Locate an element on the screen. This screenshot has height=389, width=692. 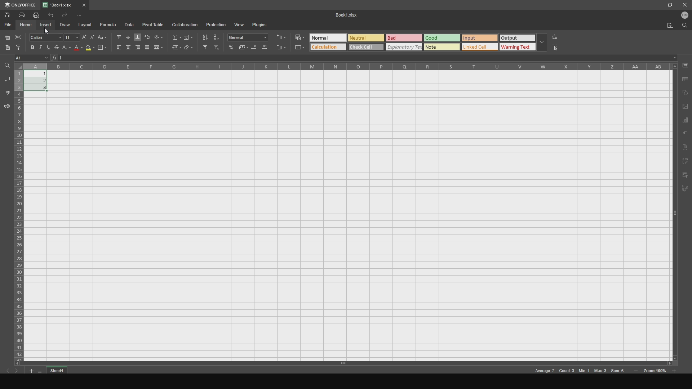
horizontal slider is located at coordinates (341, 363).